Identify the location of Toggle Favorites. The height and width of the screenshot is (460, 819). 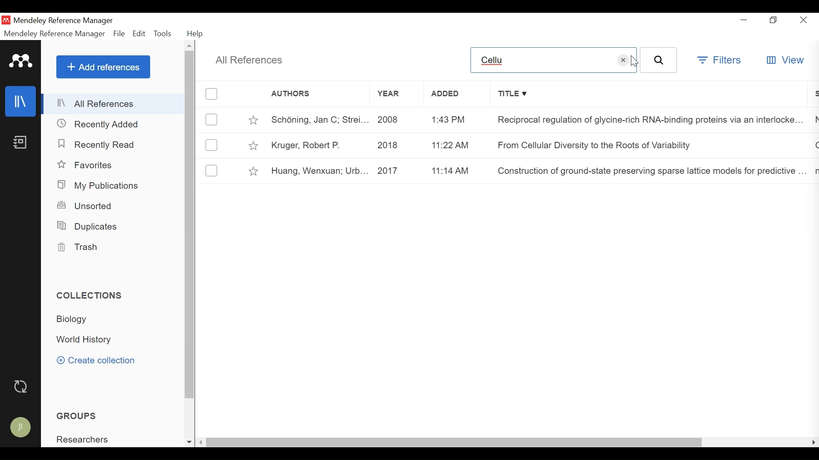
(253, 119).